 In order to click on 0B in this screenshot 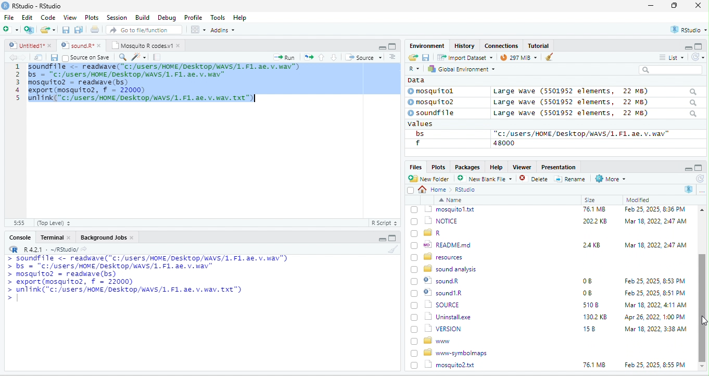, I will do `click(587, 343)`.